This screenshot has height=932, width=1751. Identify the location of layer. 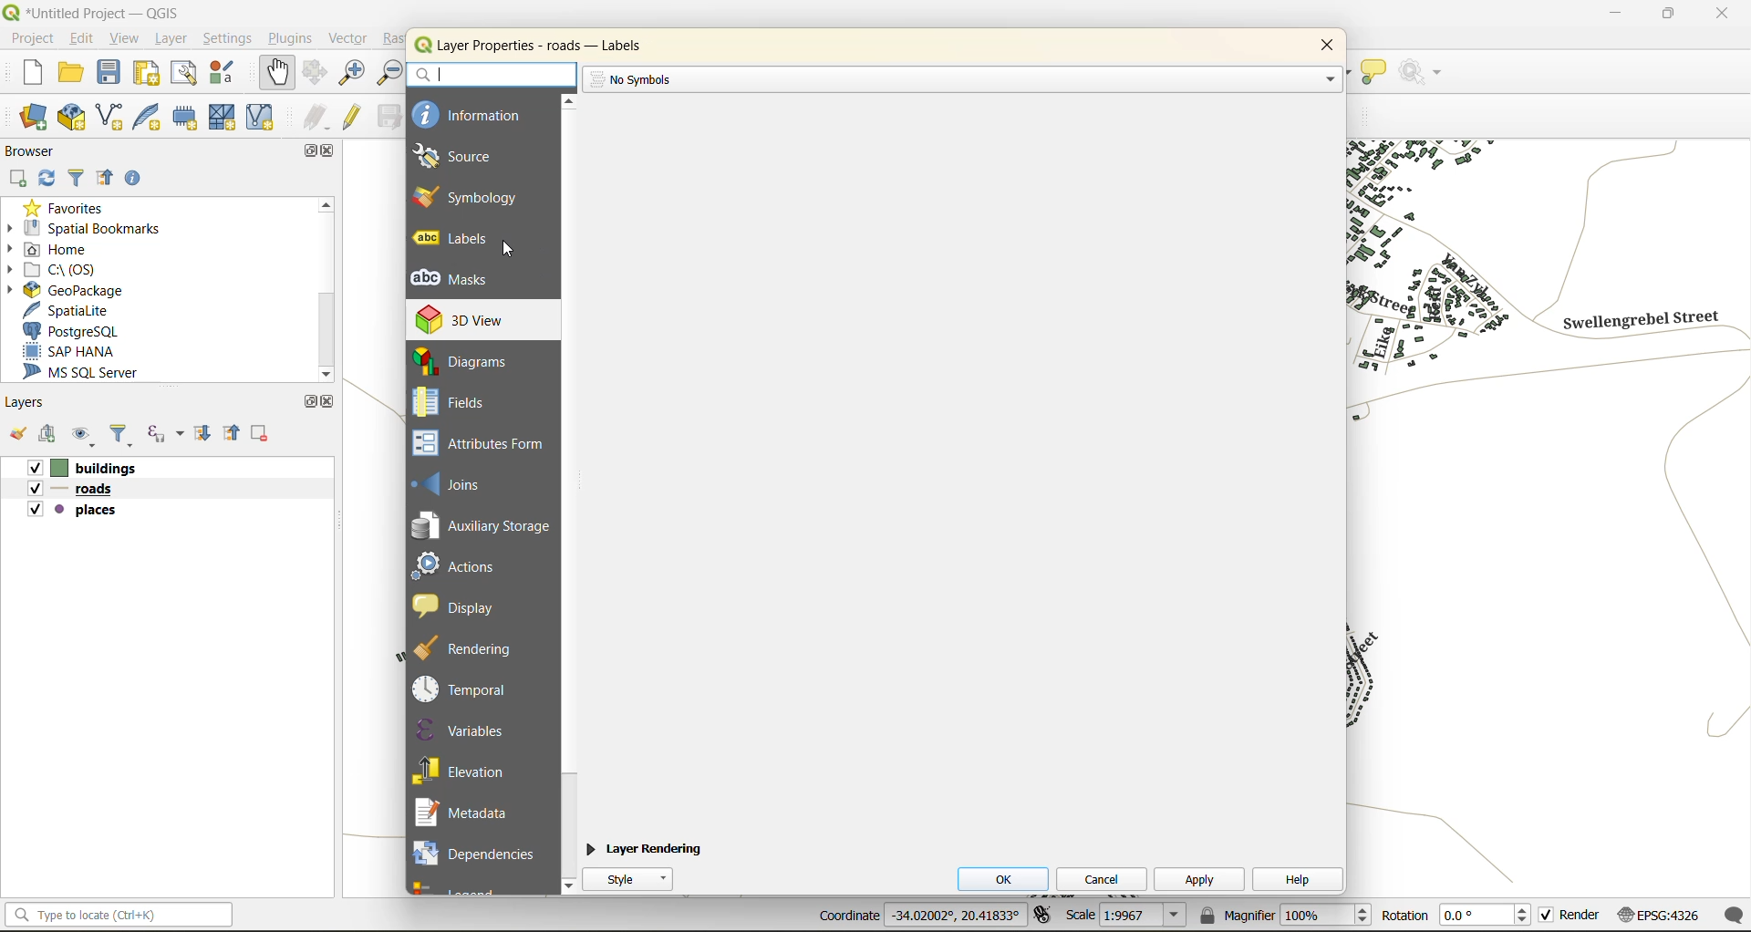
(170, 41).